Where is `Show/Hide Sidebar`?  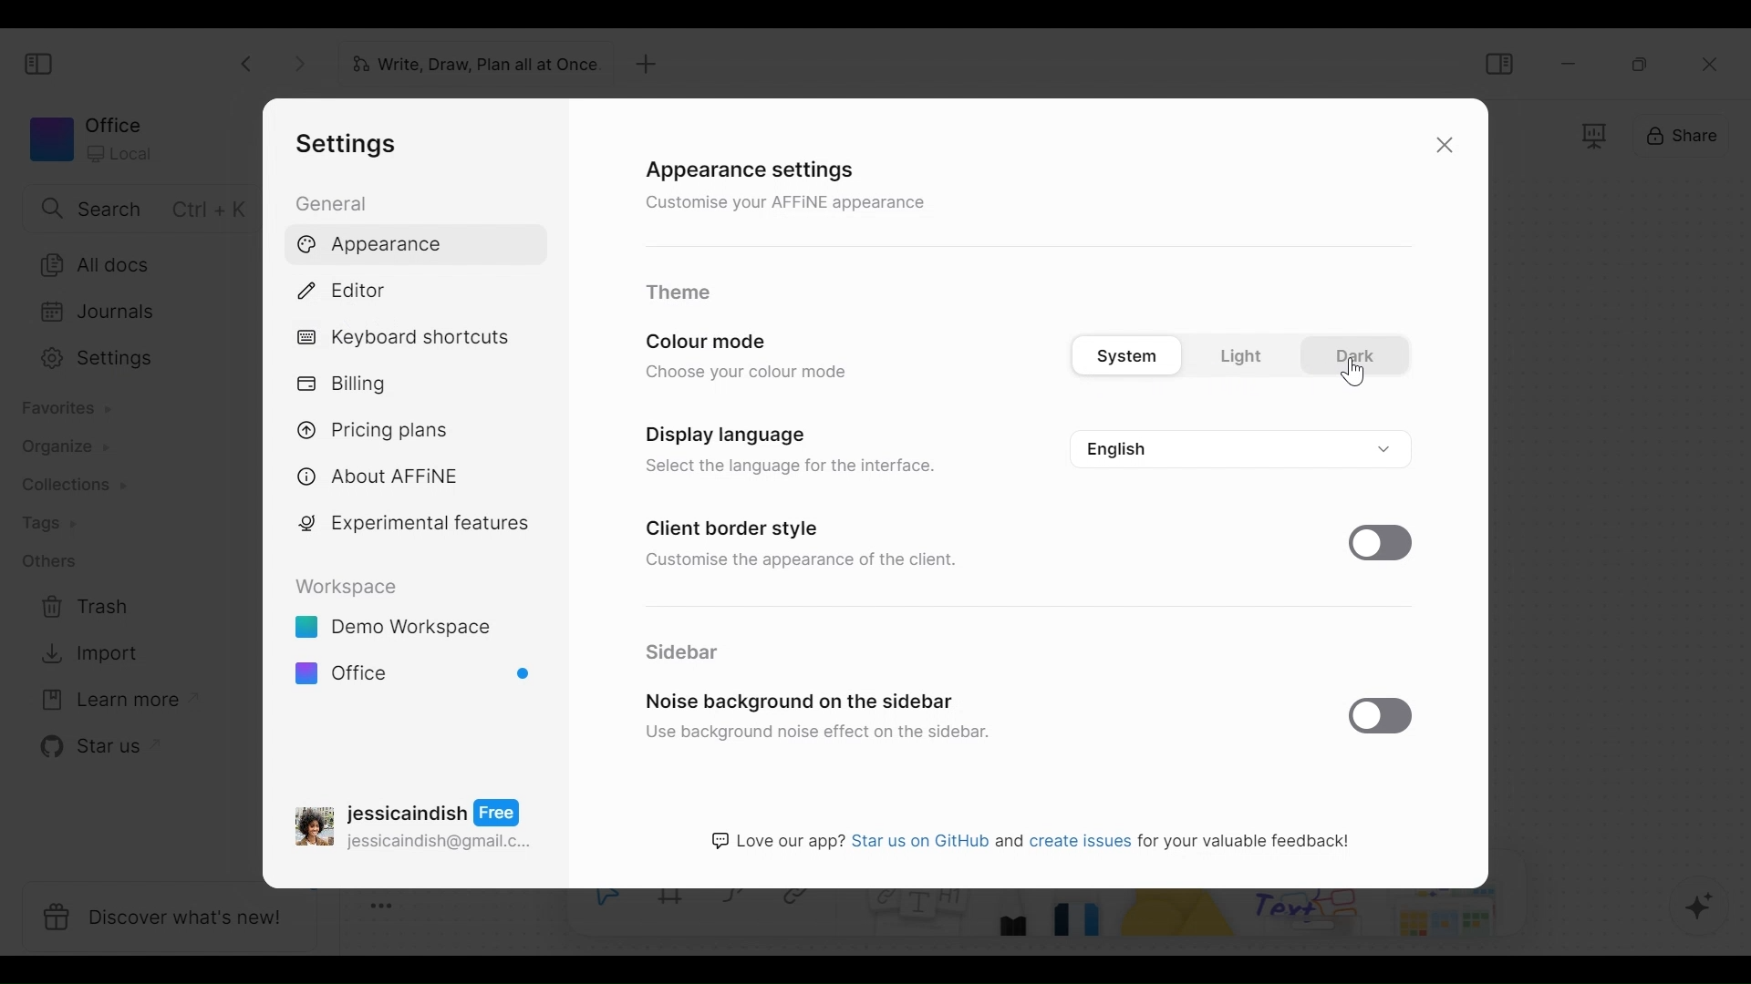
Show/Hide Sidebar is located at coordinates (36, 63).